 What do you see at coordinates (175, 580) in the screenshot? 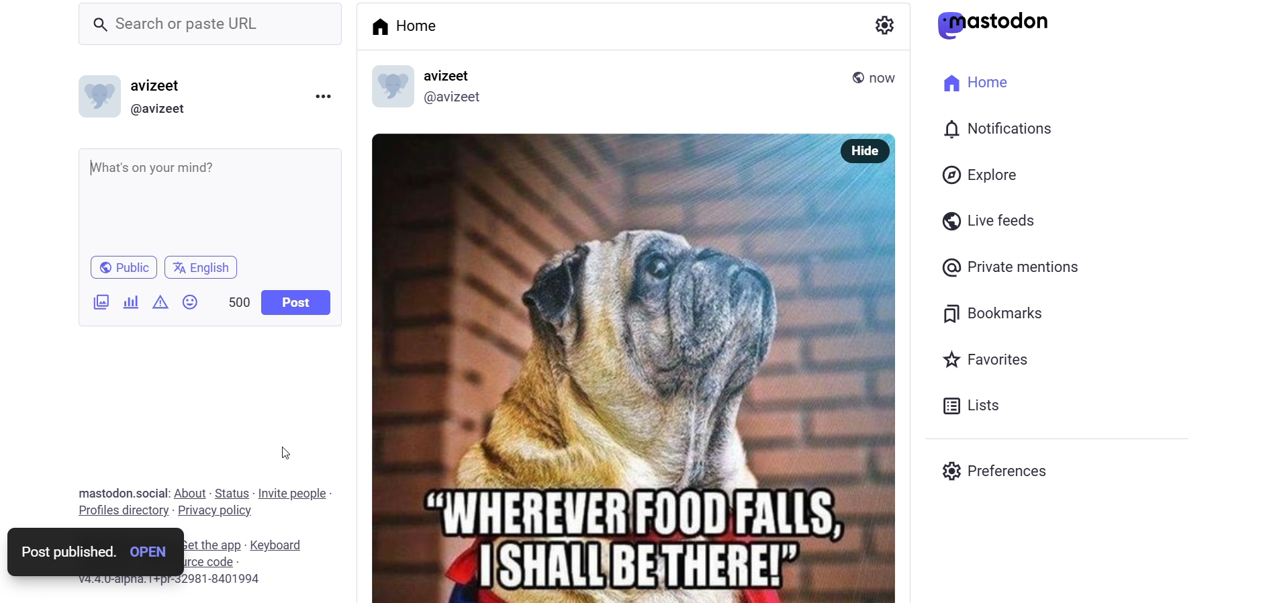
I see `version` at bounding box center [175, 580].